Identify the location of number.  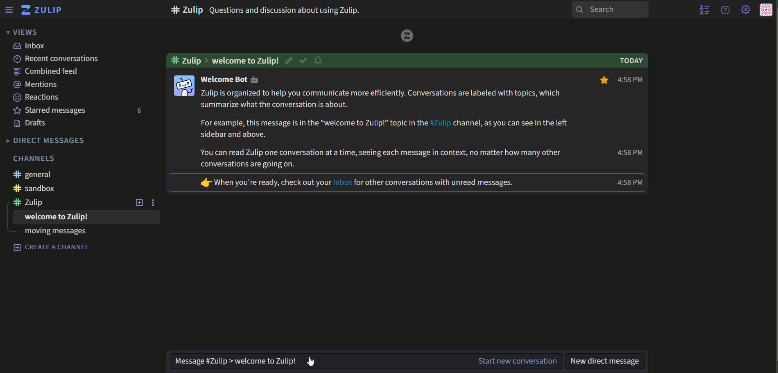
(137, 111).